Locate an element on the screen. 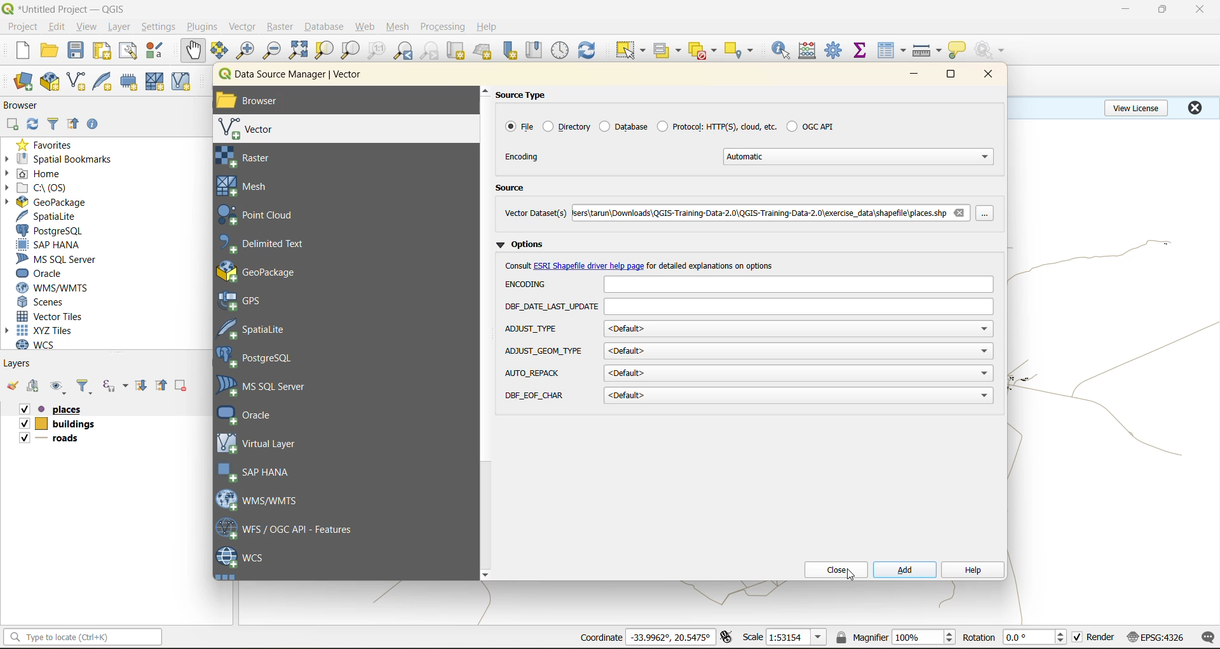 This screenshot has height=649, width=1220. crs is located at coordinates (1156, 636).